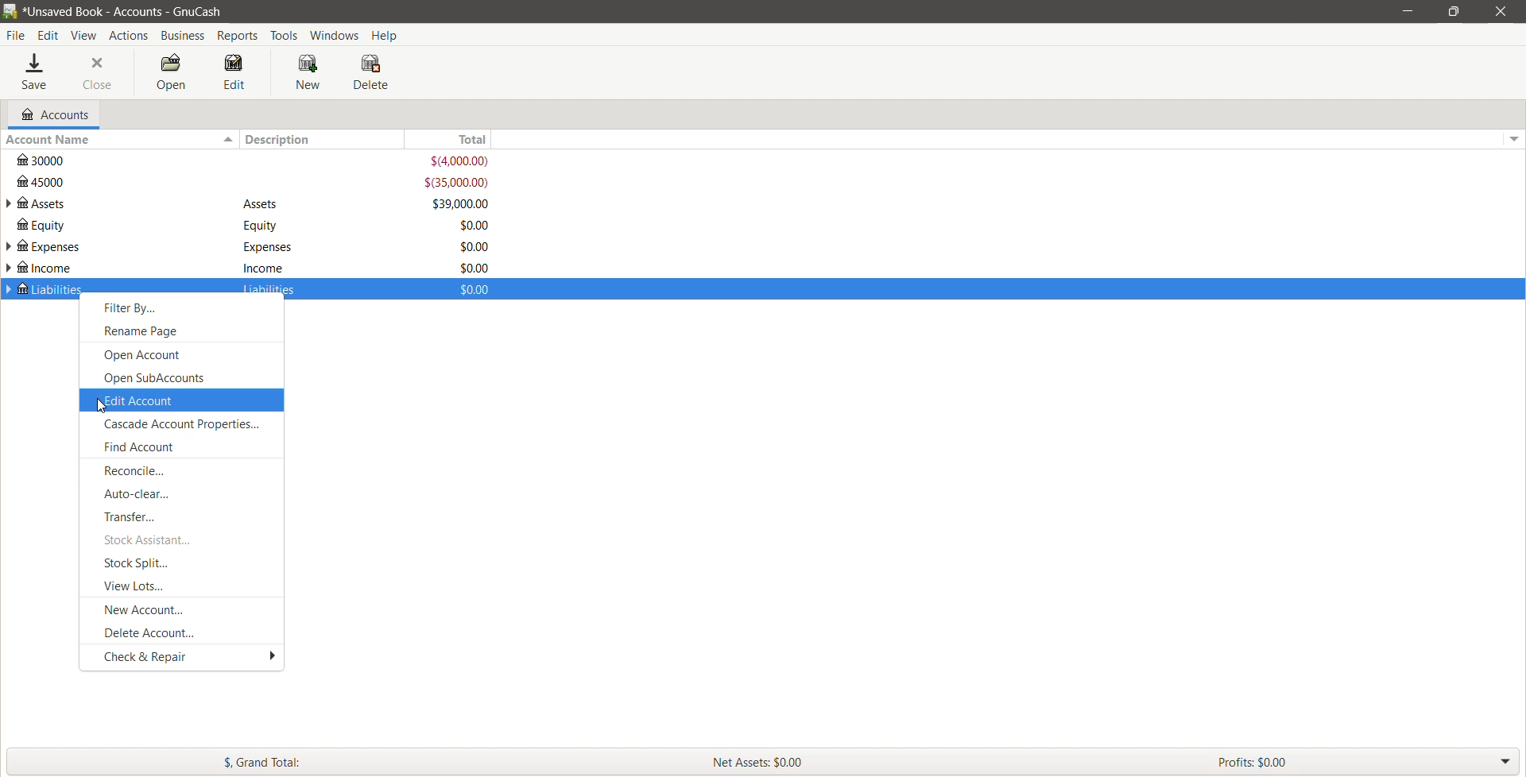 Image resolution: width=1526 pixels, height=777 pixels. I want to click on Help, so click(387, 34).